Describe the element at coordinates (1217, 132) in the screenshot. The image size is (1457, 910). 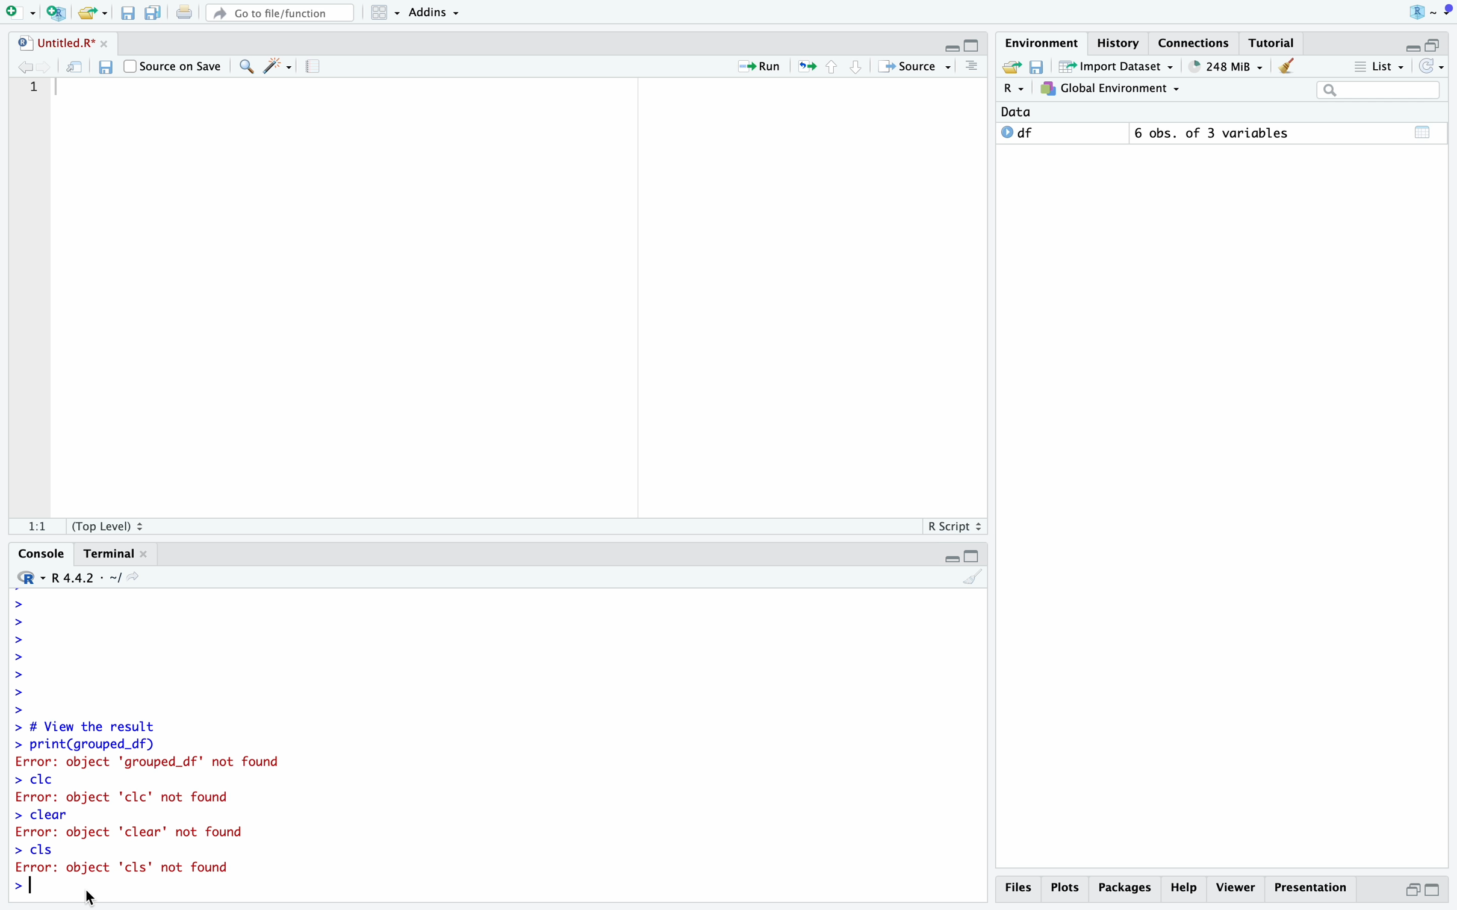
I see `6 obs. of 3 variables` at that location.